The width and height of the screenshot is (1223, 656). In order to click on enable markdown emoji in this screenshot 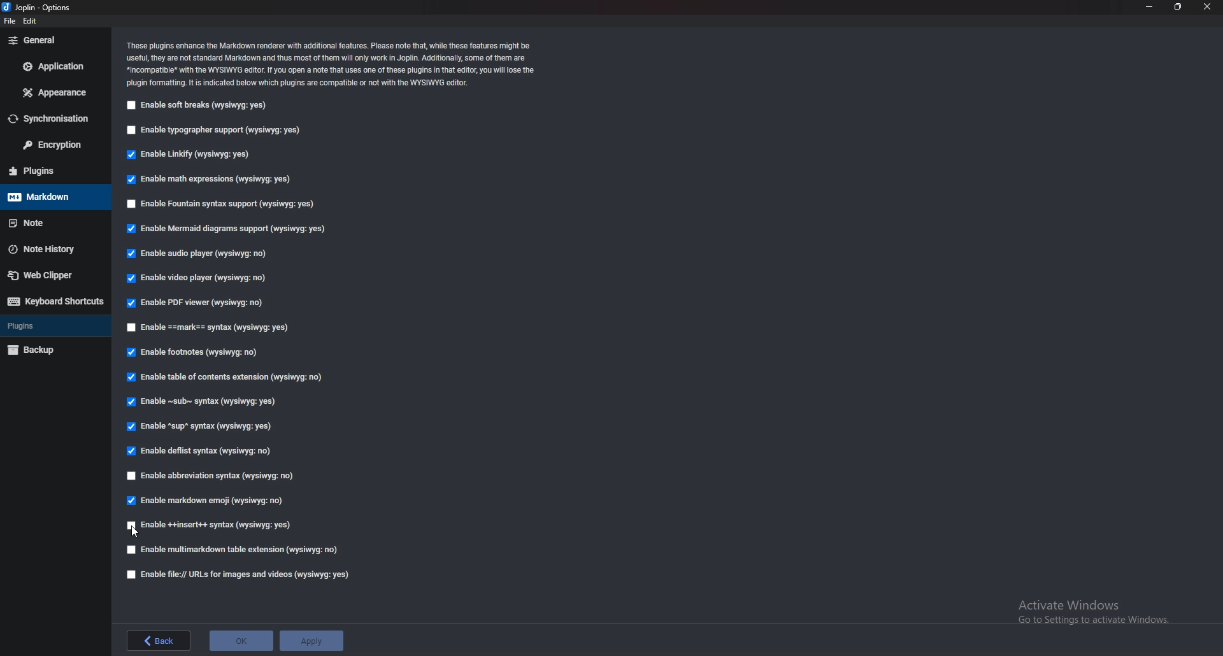, I will do `click(208, 501)`.